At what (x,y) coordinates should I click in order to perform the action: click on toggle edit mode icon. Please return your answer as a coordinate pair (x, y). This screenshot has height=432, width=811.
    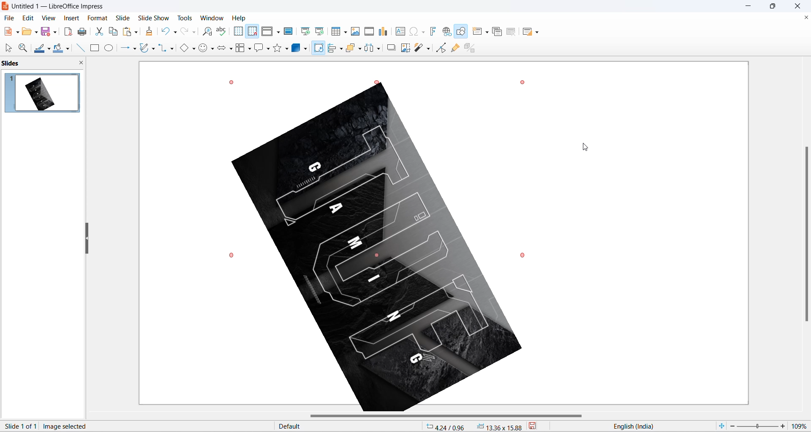
    Looking at the image, I should click on (442, 47).